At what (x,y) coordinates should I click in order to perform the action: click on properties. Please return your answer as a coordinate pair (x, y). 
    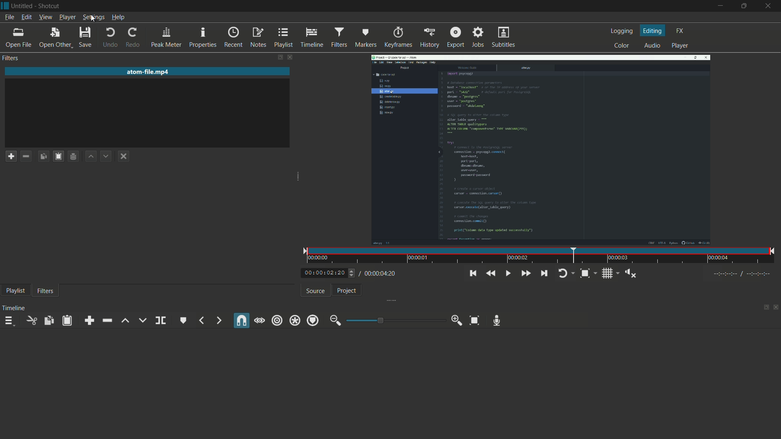
    Looking at the image, I should click on (202, 37).